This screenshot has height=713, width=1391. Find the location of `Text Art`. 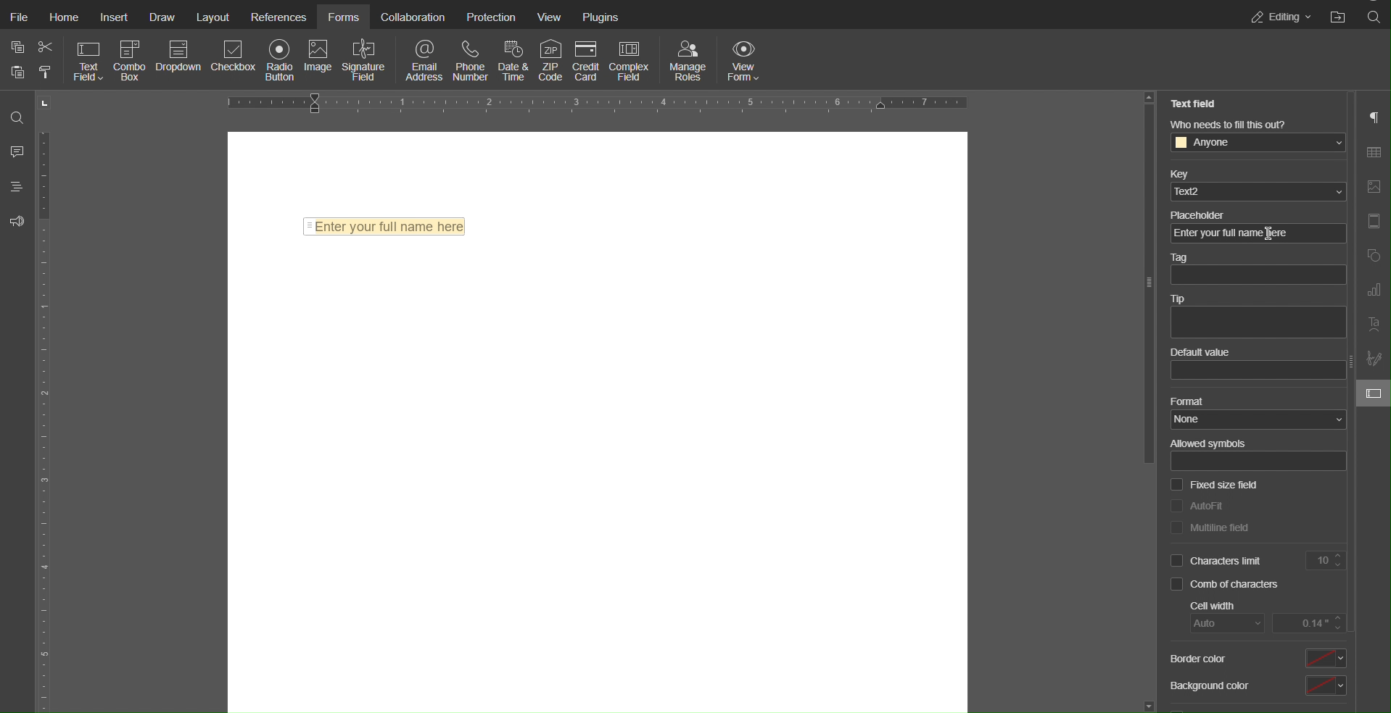

Text Art is located at coordinates (1373, 325).